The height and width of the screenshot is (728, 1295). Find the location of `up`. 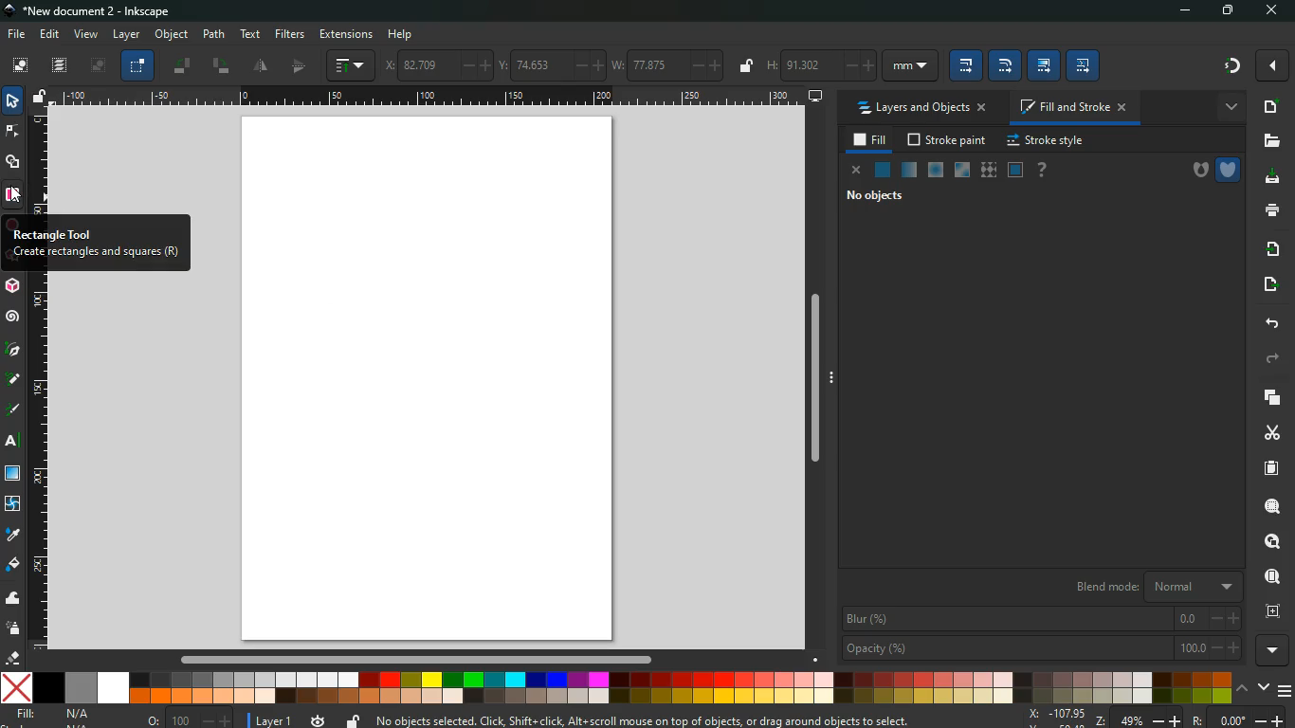

up is located at coordinates (1243, 689).